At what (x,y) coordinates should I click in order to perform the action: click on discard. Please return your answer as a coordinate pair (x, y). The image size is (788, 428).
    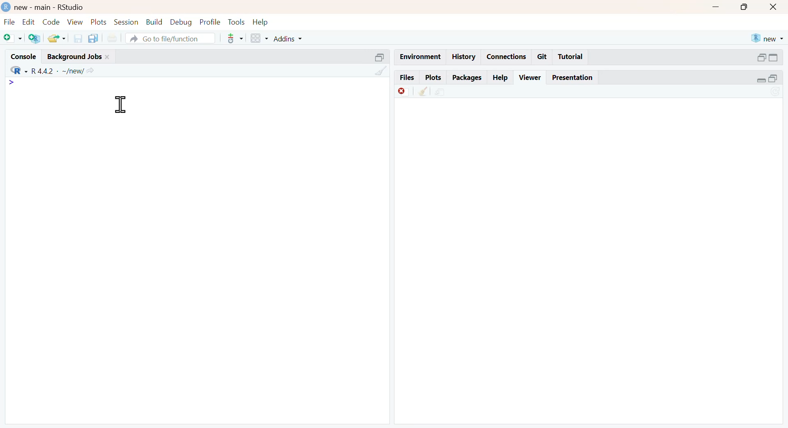
    Looking at the image, I should click on (404, 92).